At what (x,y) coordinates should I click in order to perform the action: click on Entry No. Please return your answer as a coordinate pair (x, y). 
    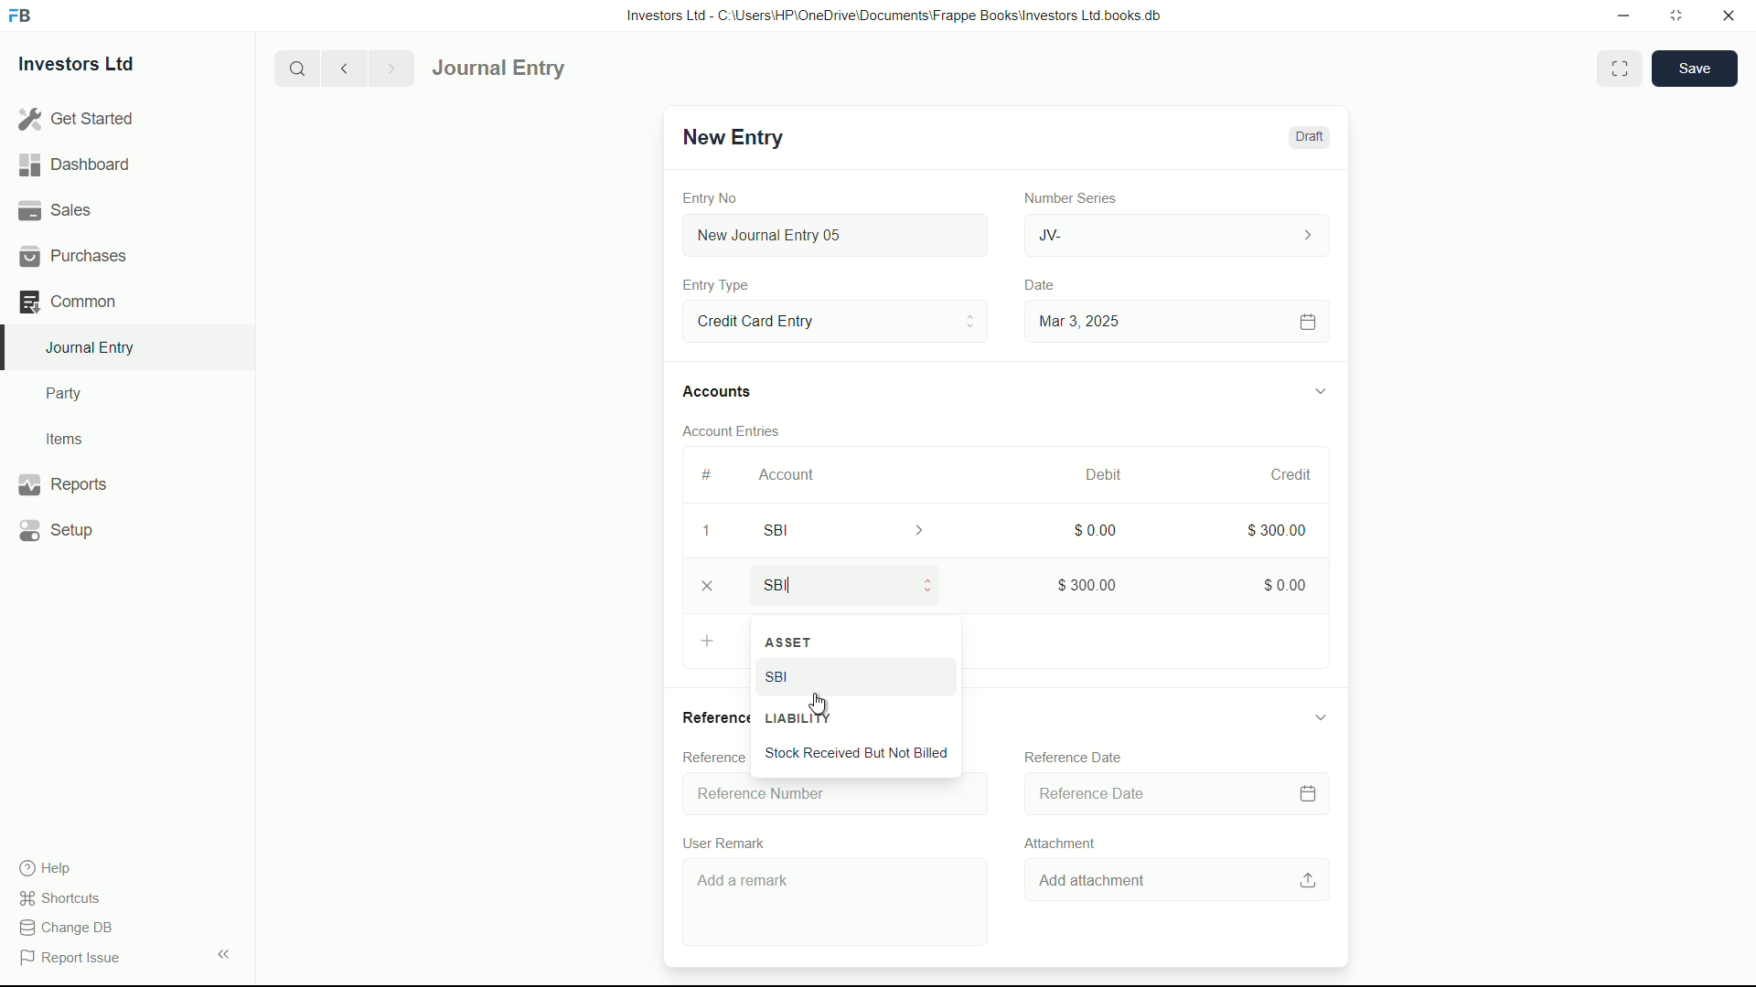
    Looking at the image, I should click on (712, 196).